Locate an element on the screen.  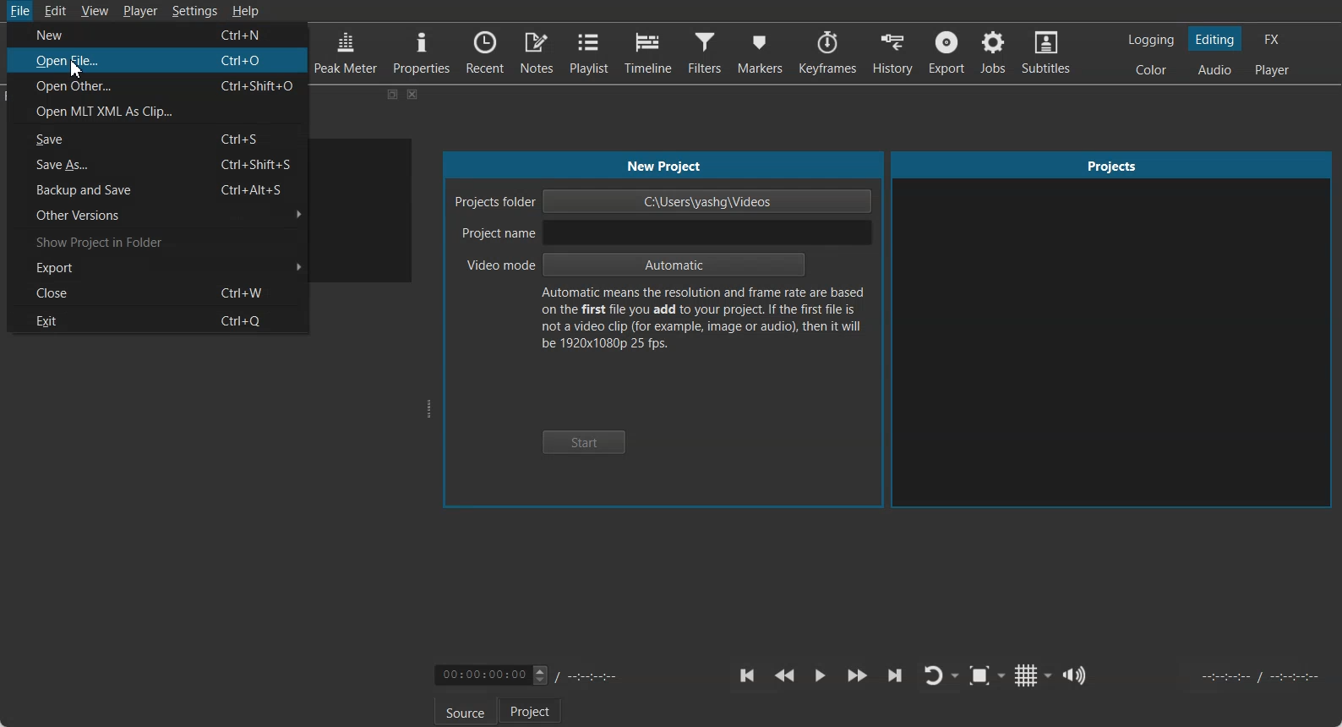
Show the volume control is located at coordinates (1075, 675).